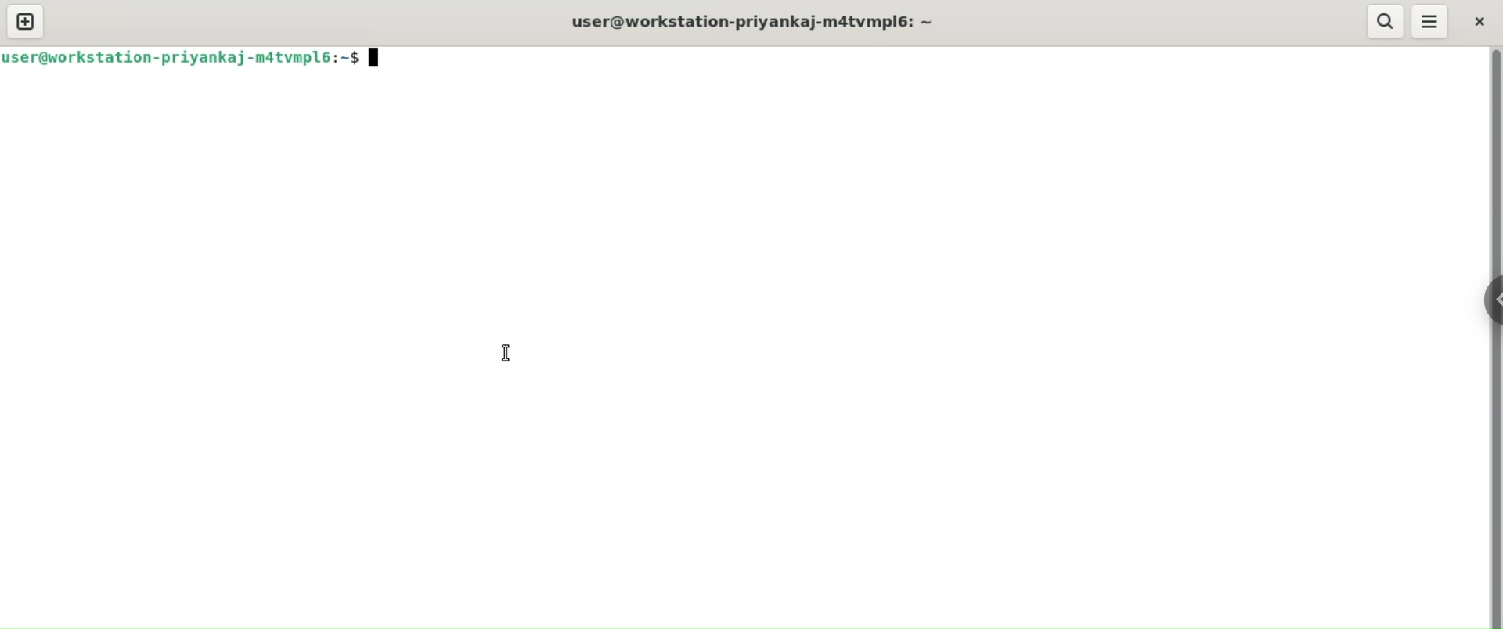  I want to click on cursor, so click(505, 354).